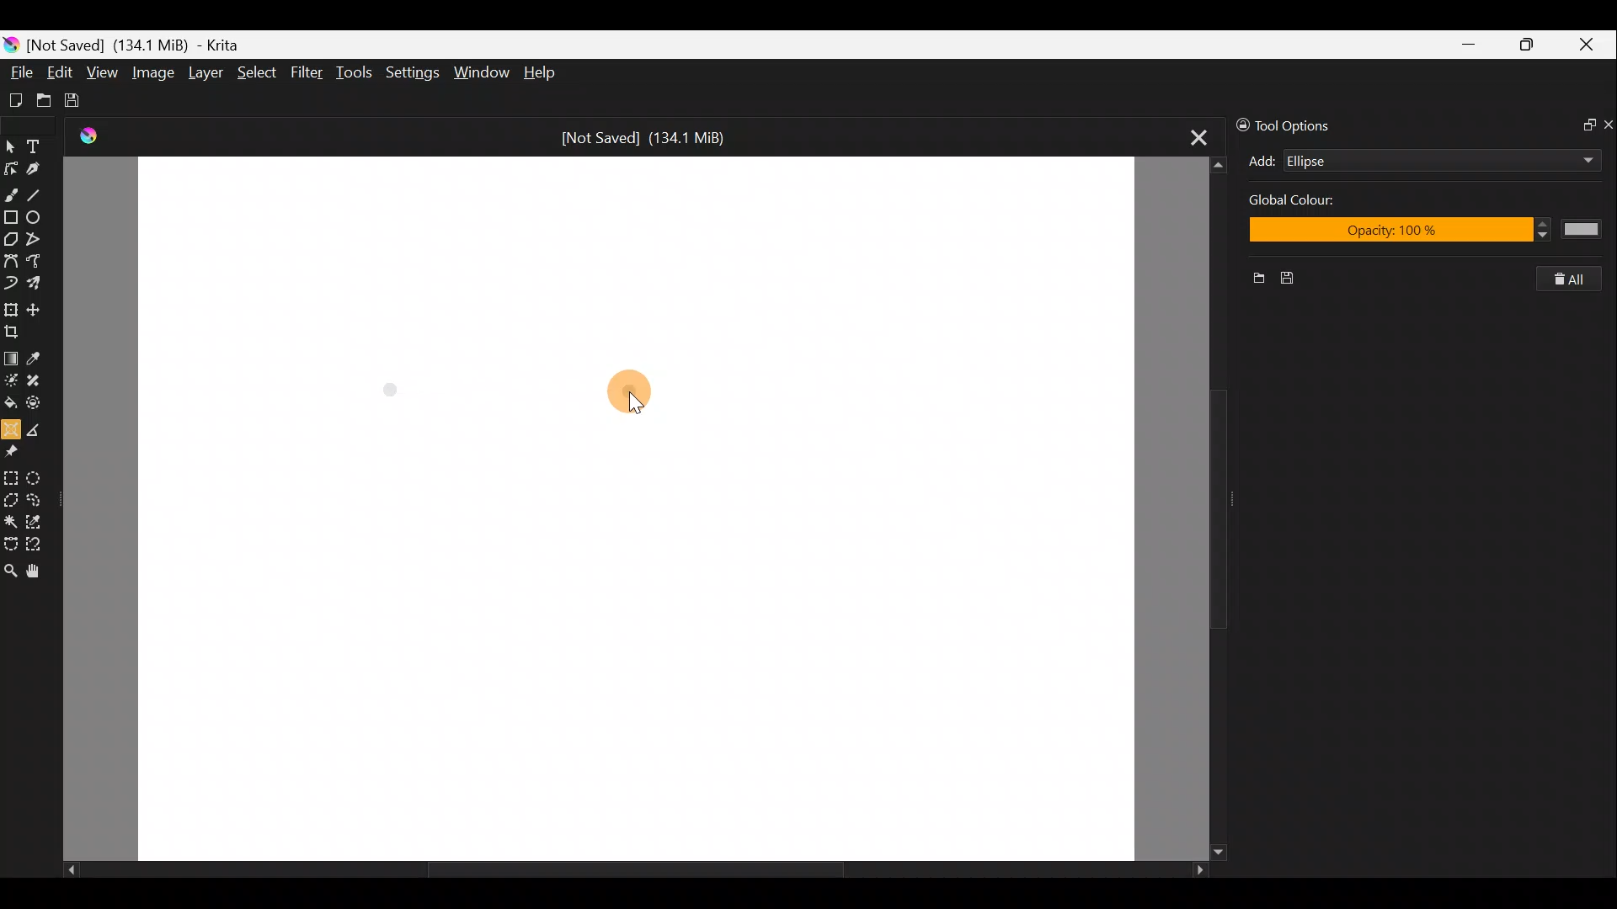 The height and width of the screenshot is (909, 1617). What do you see at coordinates (42, 476) in the screenshot?
I see `Elliptical selection tool` at bounding box center [42, 476].